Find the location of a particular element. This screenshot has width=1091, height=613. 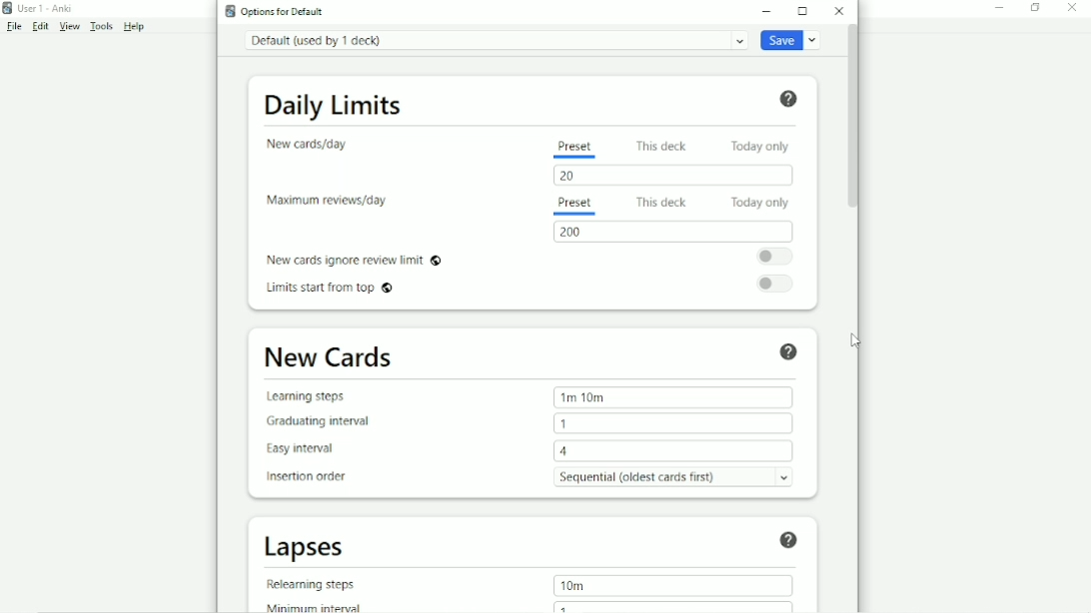

Help is located at coordinates (135, 27).